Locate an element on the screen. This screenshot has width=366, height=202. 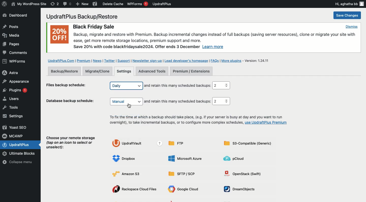
Posts is located at coordinates (10, 45).